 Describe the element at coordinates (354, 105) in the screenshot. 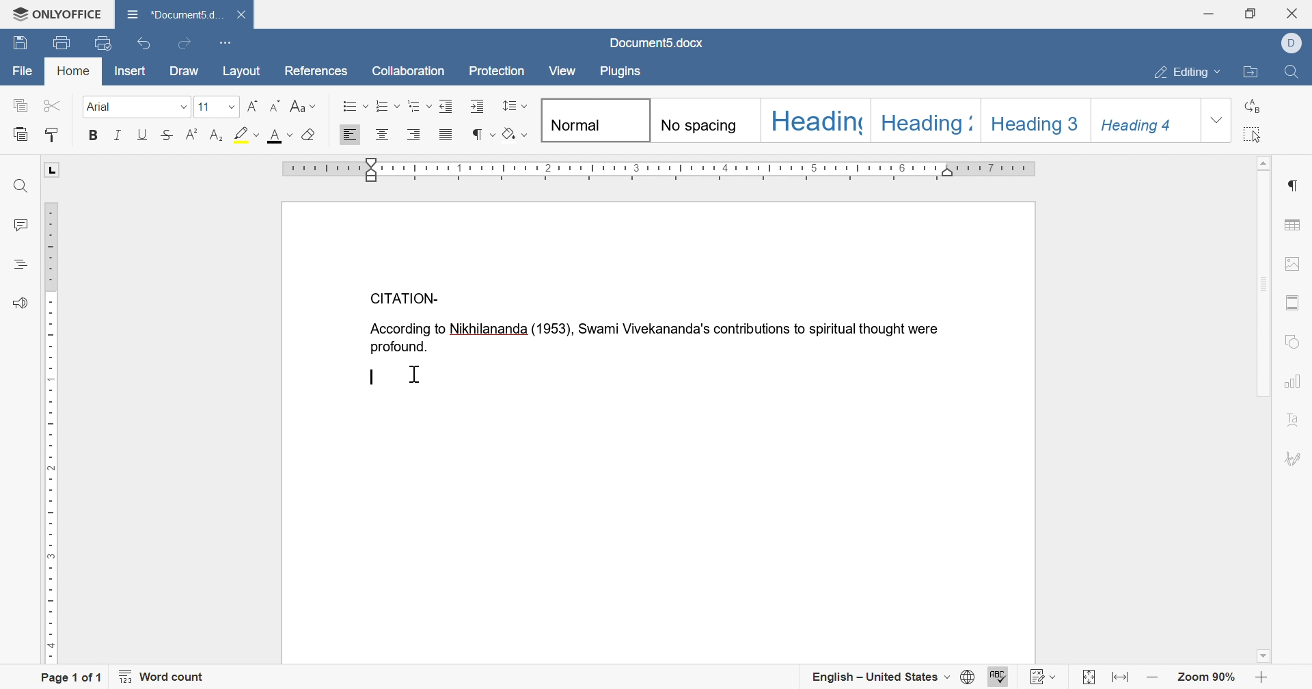

I see `bullets` at that location.